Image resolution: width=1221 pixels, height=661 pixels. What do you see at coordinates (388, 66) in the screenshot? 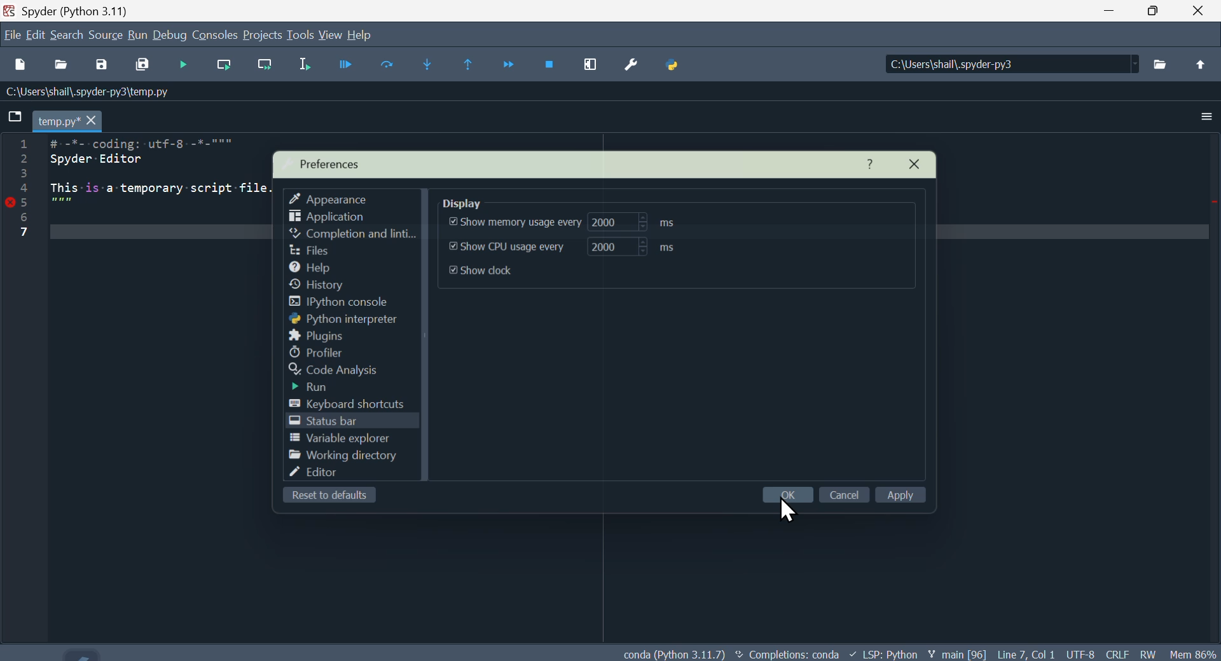
I see `Run cell` at bounding box center [388, 66].